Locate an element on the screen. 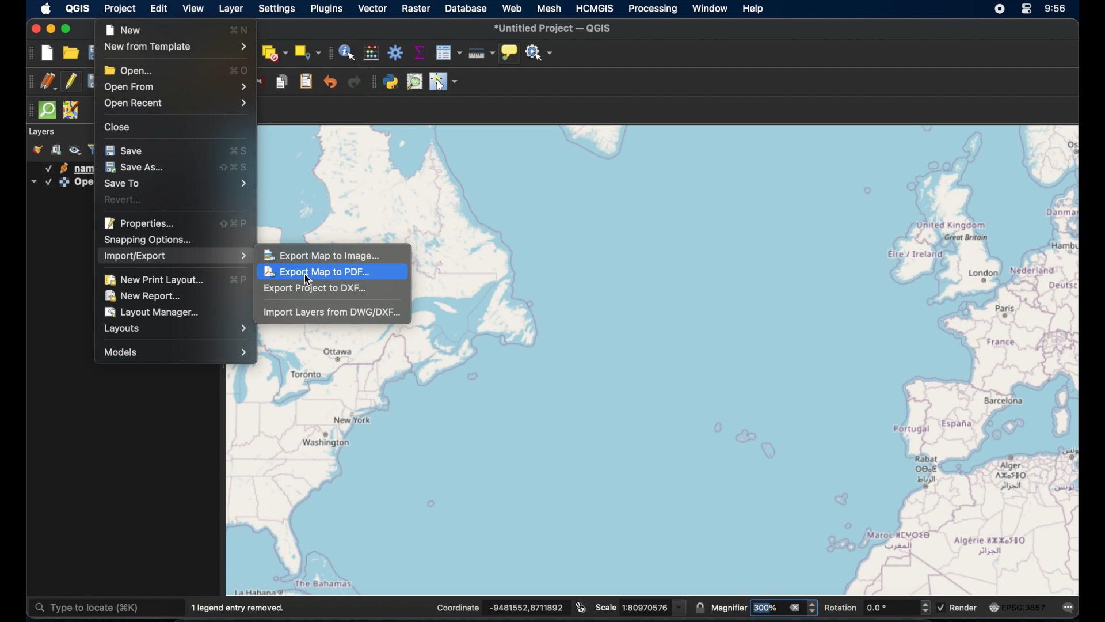 The height and width of the screenshot is (622, 1105). coordinates is located at coordinates (502, 608).